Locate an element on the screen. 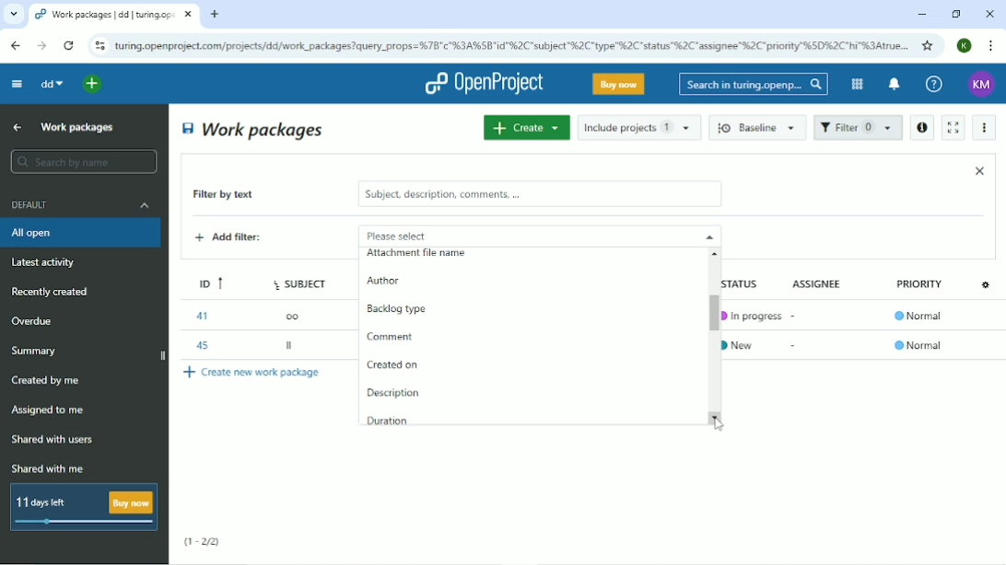 This screenshot has height=565, width=1006. Subject is located at coordinates (302, 281).